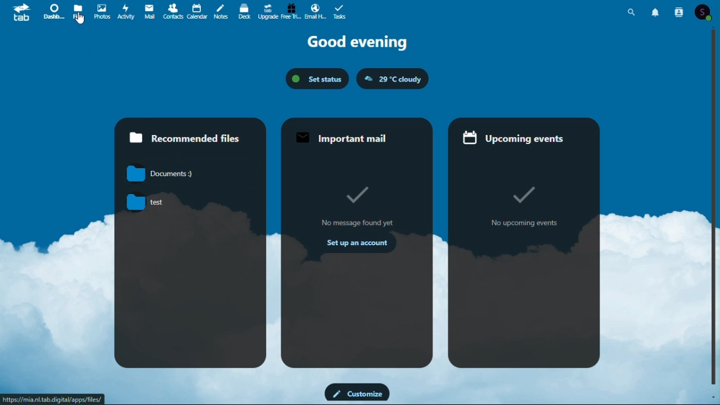  I want to click on Upgrade, so click(267, 10).